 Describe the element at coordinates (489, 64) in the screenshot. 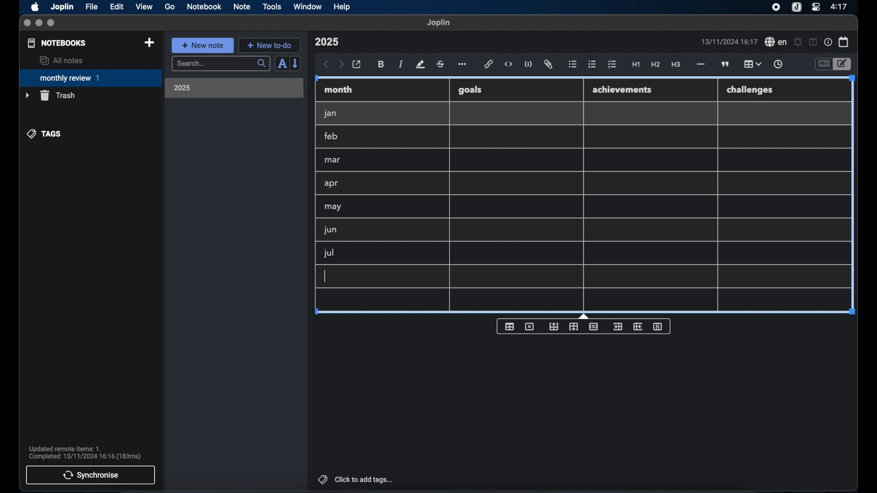

I see `hyperlink` at that location.